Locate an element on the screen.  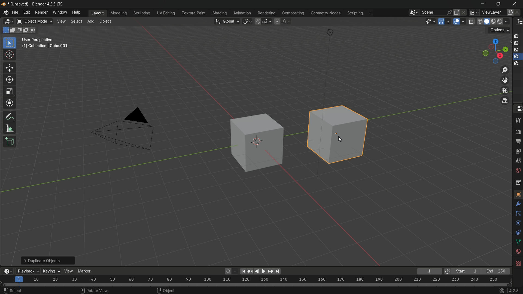
cursor is located at coordinates (10, 55).